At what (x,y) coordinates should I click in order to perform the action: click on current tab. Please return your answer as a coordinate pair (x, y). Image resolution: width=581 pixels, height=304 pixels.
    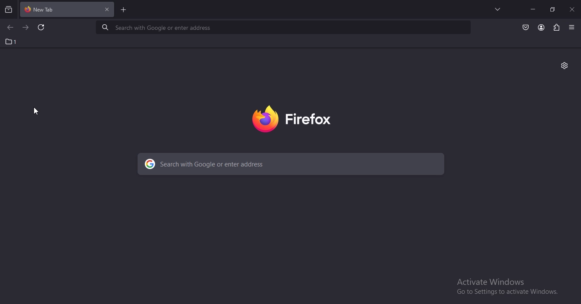
    Looking at the image, I should click on (56, 9).